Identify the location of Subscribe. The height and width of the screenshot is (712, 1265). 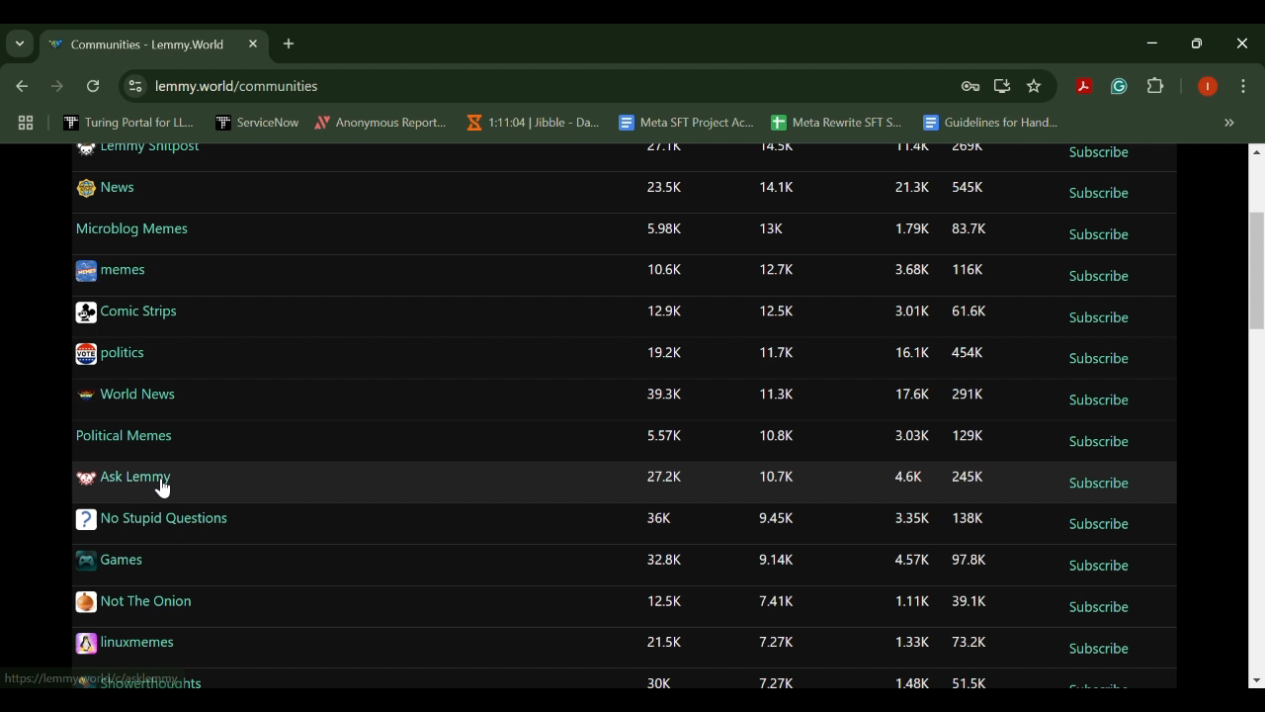
(1096, 195).